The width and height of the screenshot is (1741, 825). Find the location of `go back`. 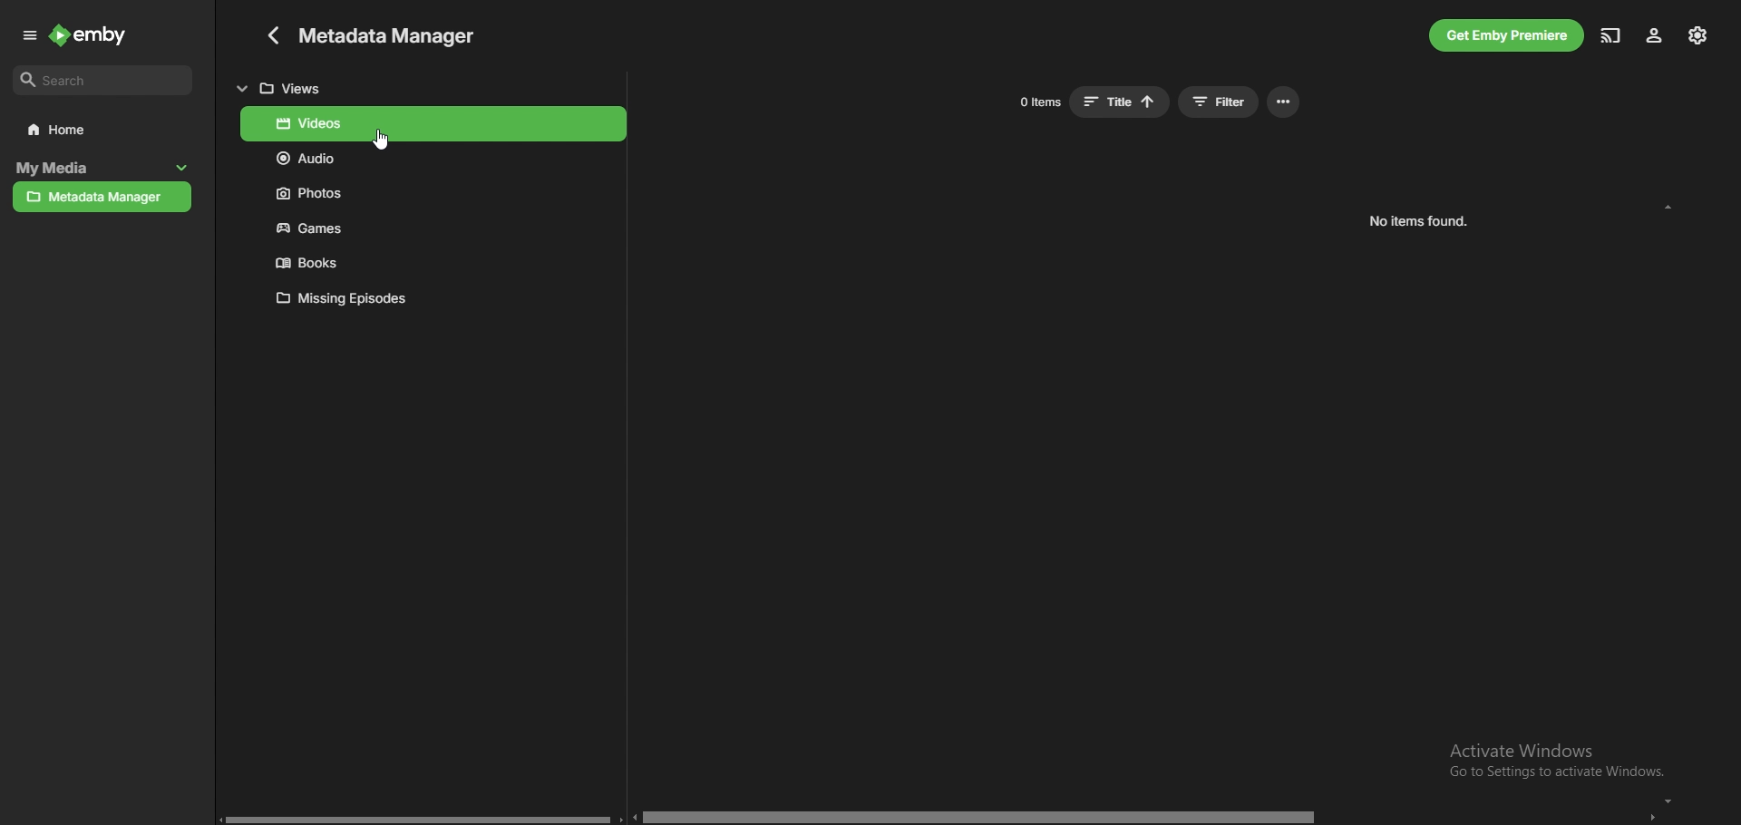

go back is located at coordinates (269, 35).